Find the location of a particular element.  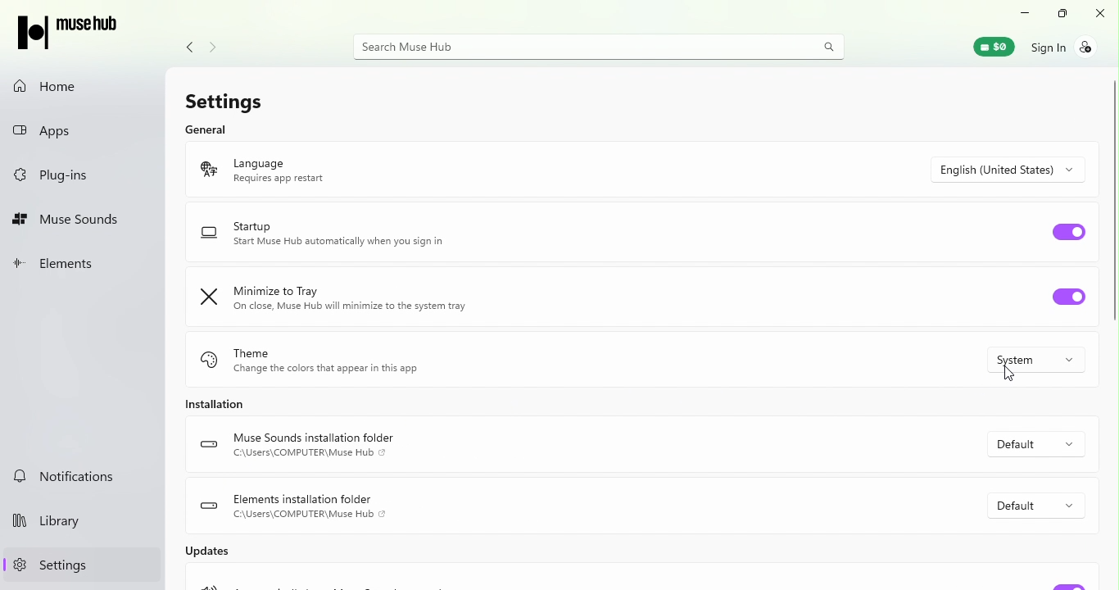

Plug-ins is located at coordinates (55, 175).